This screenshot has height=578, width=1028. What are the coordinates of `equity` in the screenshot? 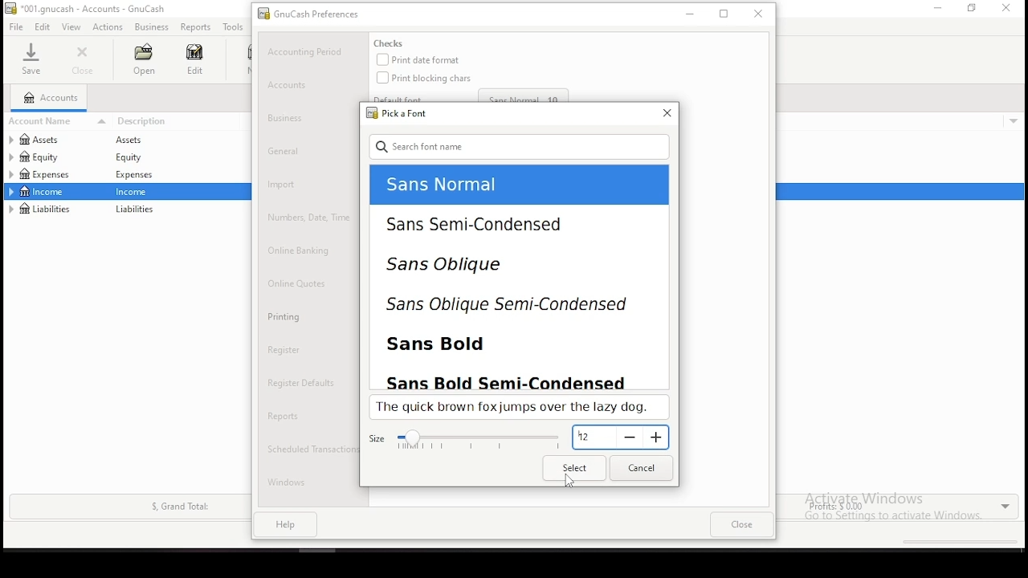 It's located at (39, 157).